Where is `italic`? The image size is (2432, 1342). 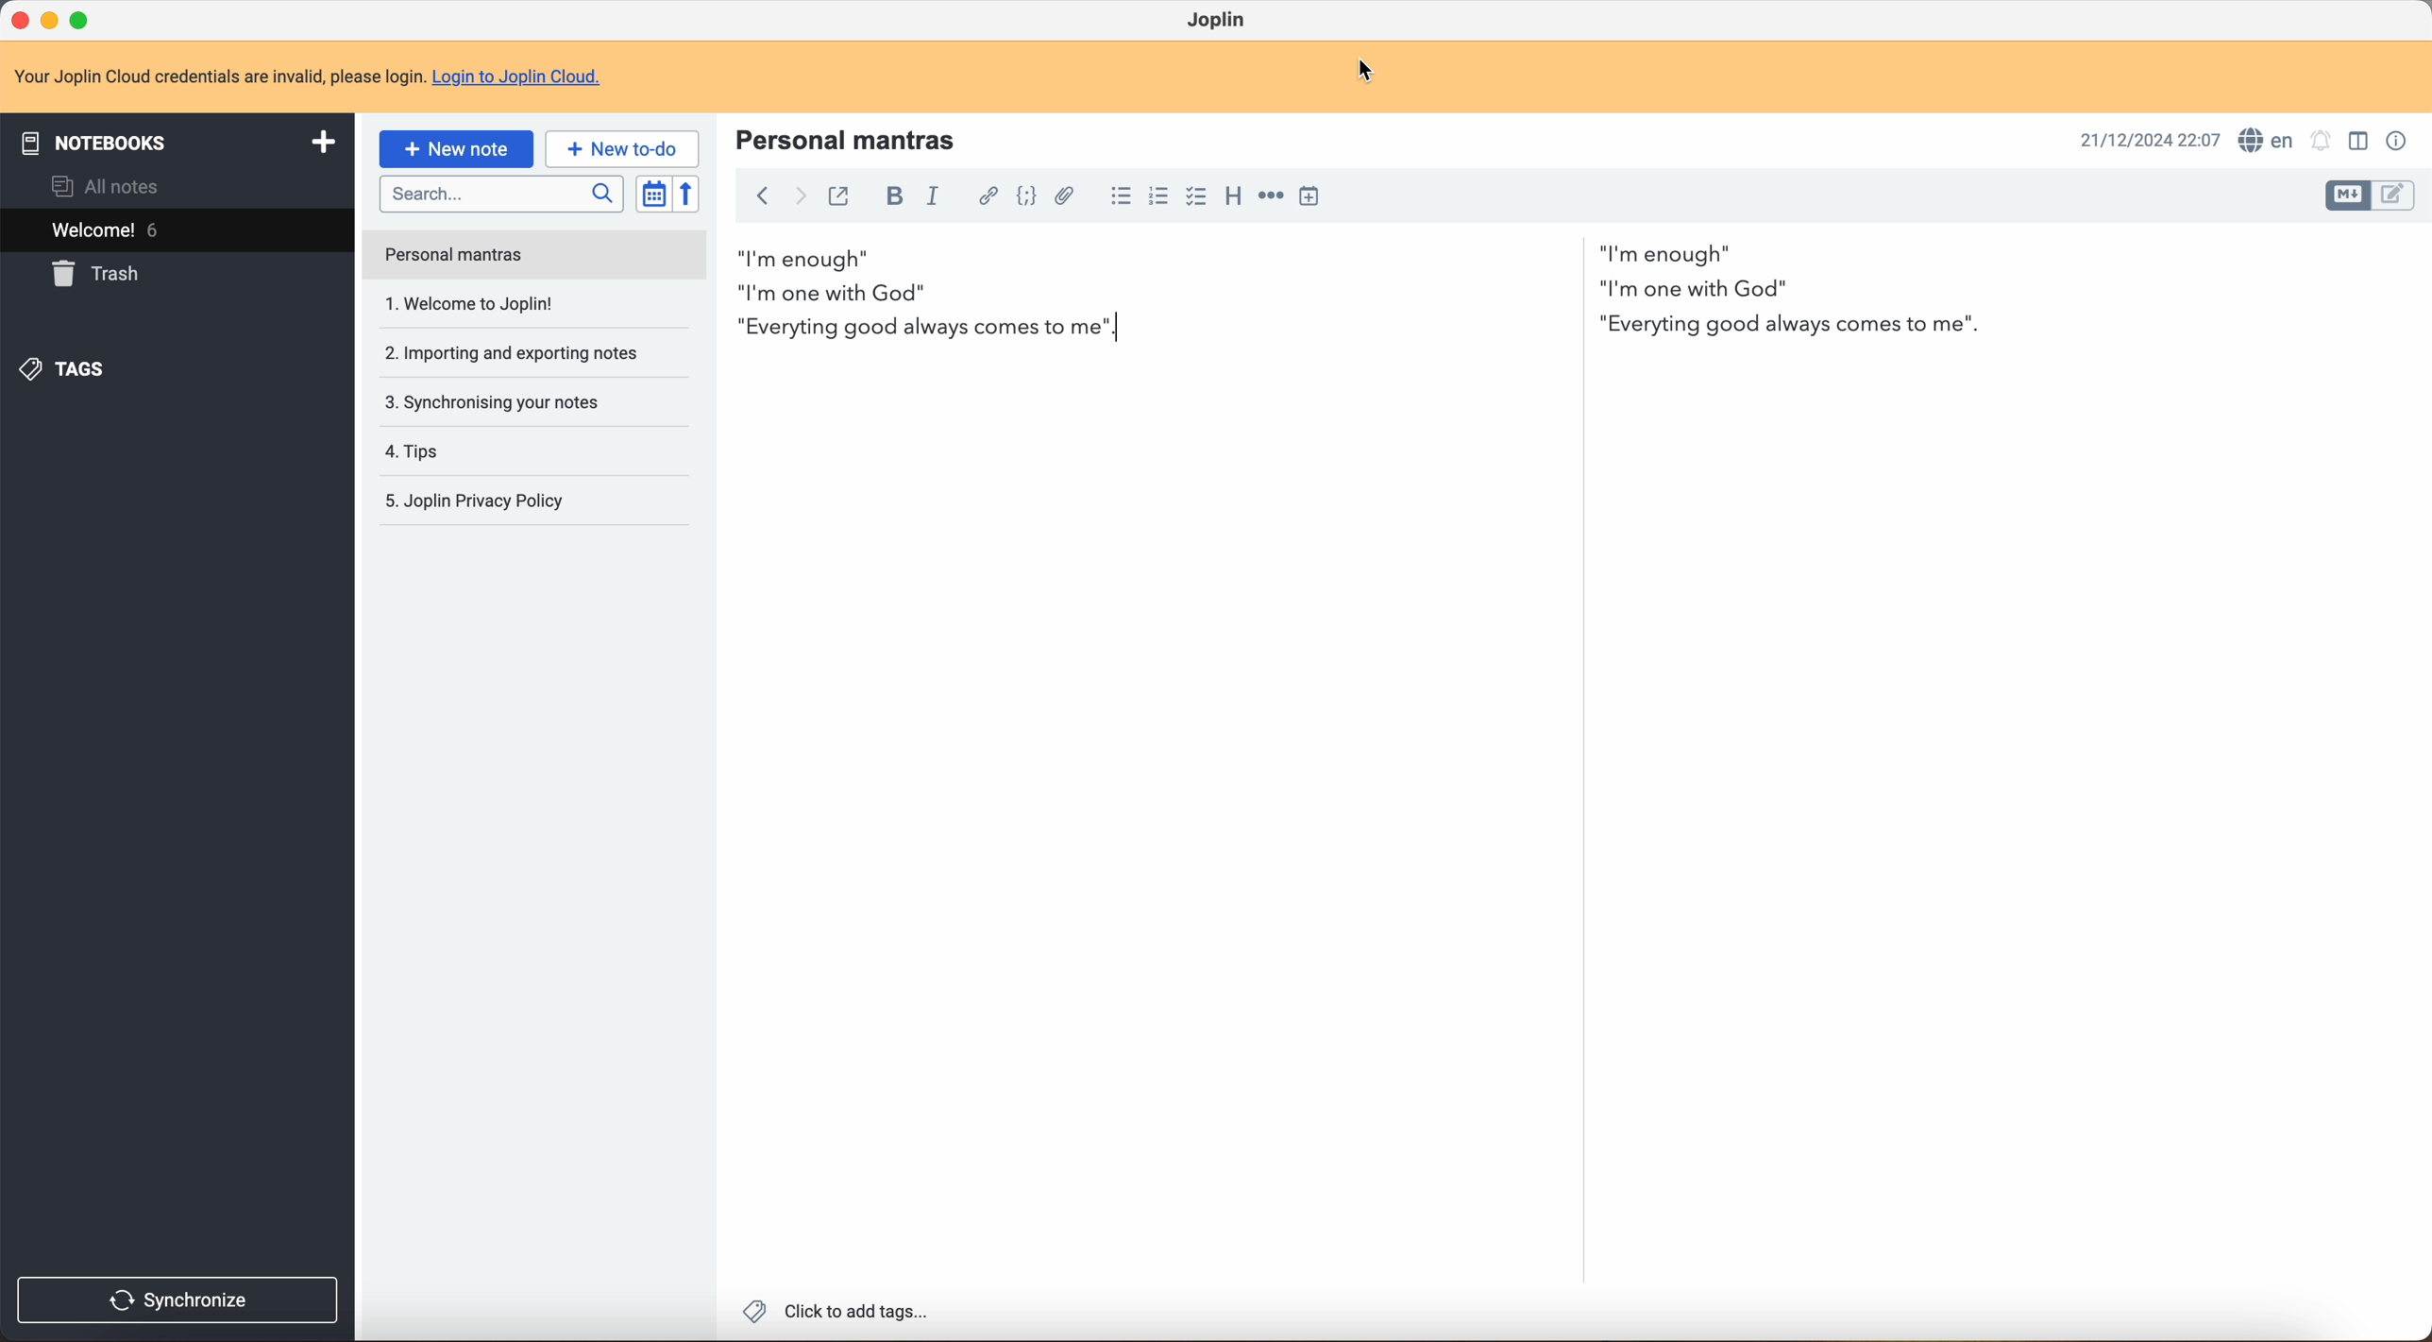 italic is located at coordinates (937, 198).